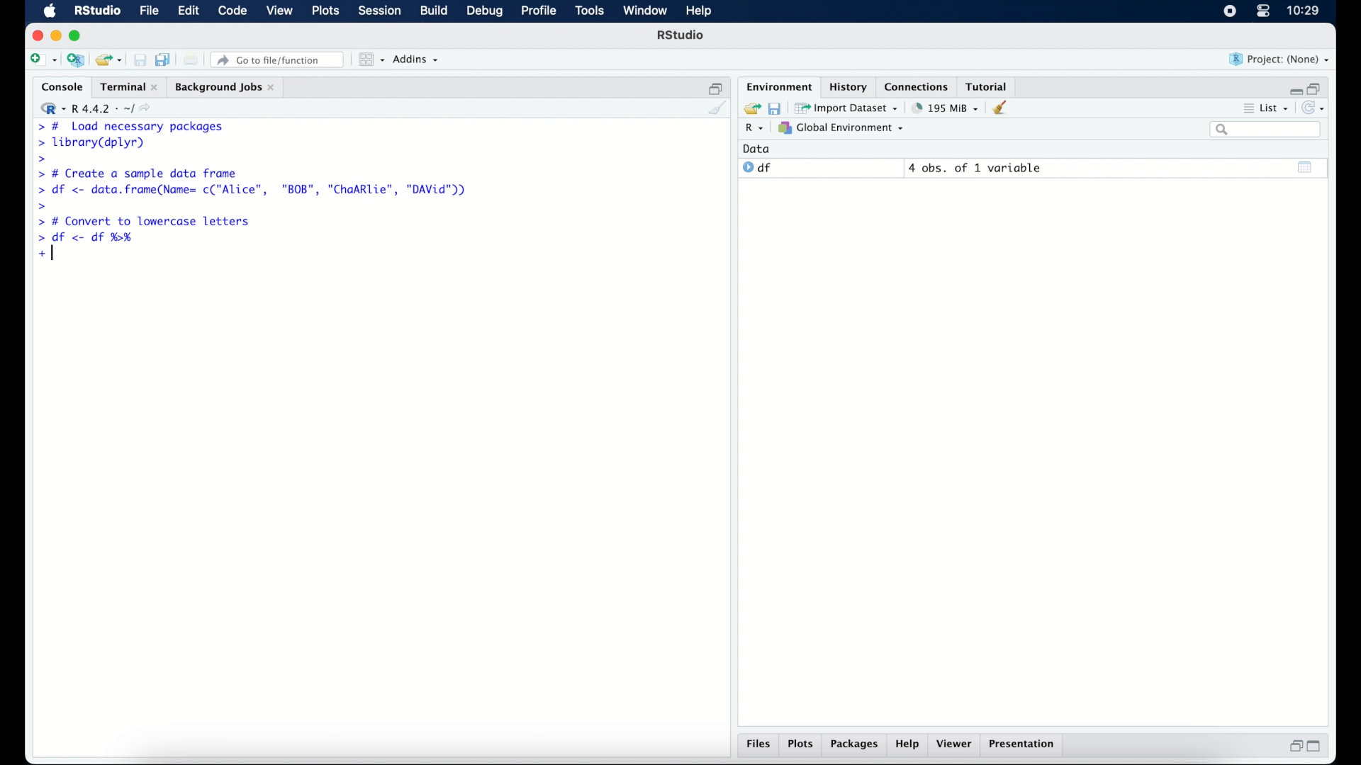  What do you see at coordinates (485, 12) in the screenshot?
I see `debug` at bounding box center [485, 12].